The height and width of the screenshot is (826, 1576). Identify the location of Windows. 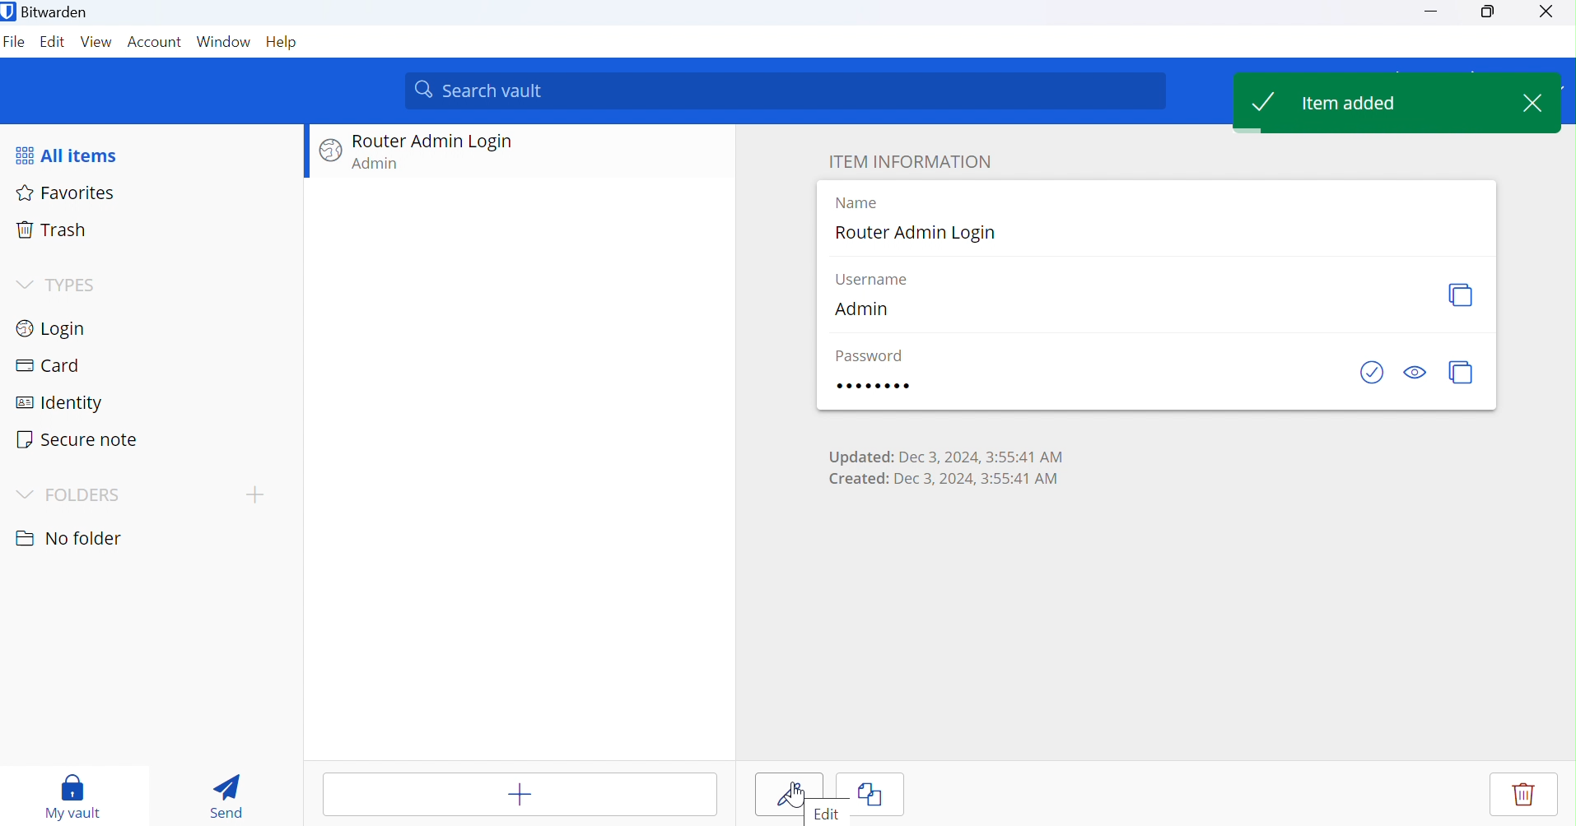
(224, 44).